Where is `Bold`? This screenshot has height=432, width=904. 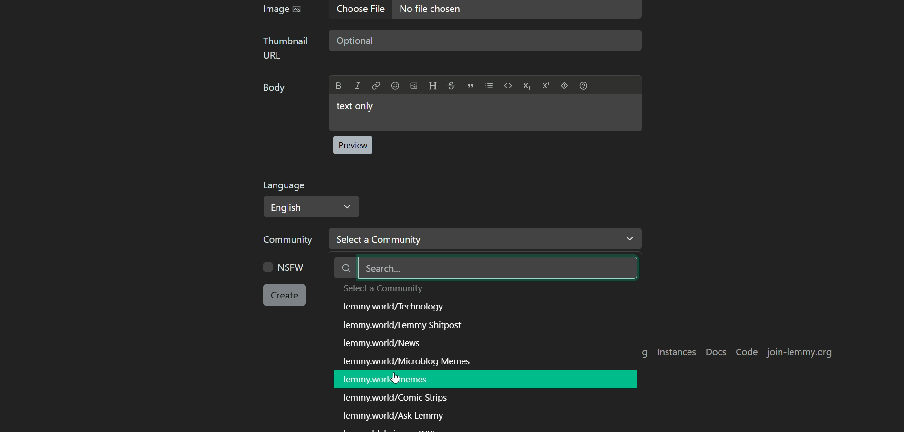 Bold is located at coordinates (339, 86).